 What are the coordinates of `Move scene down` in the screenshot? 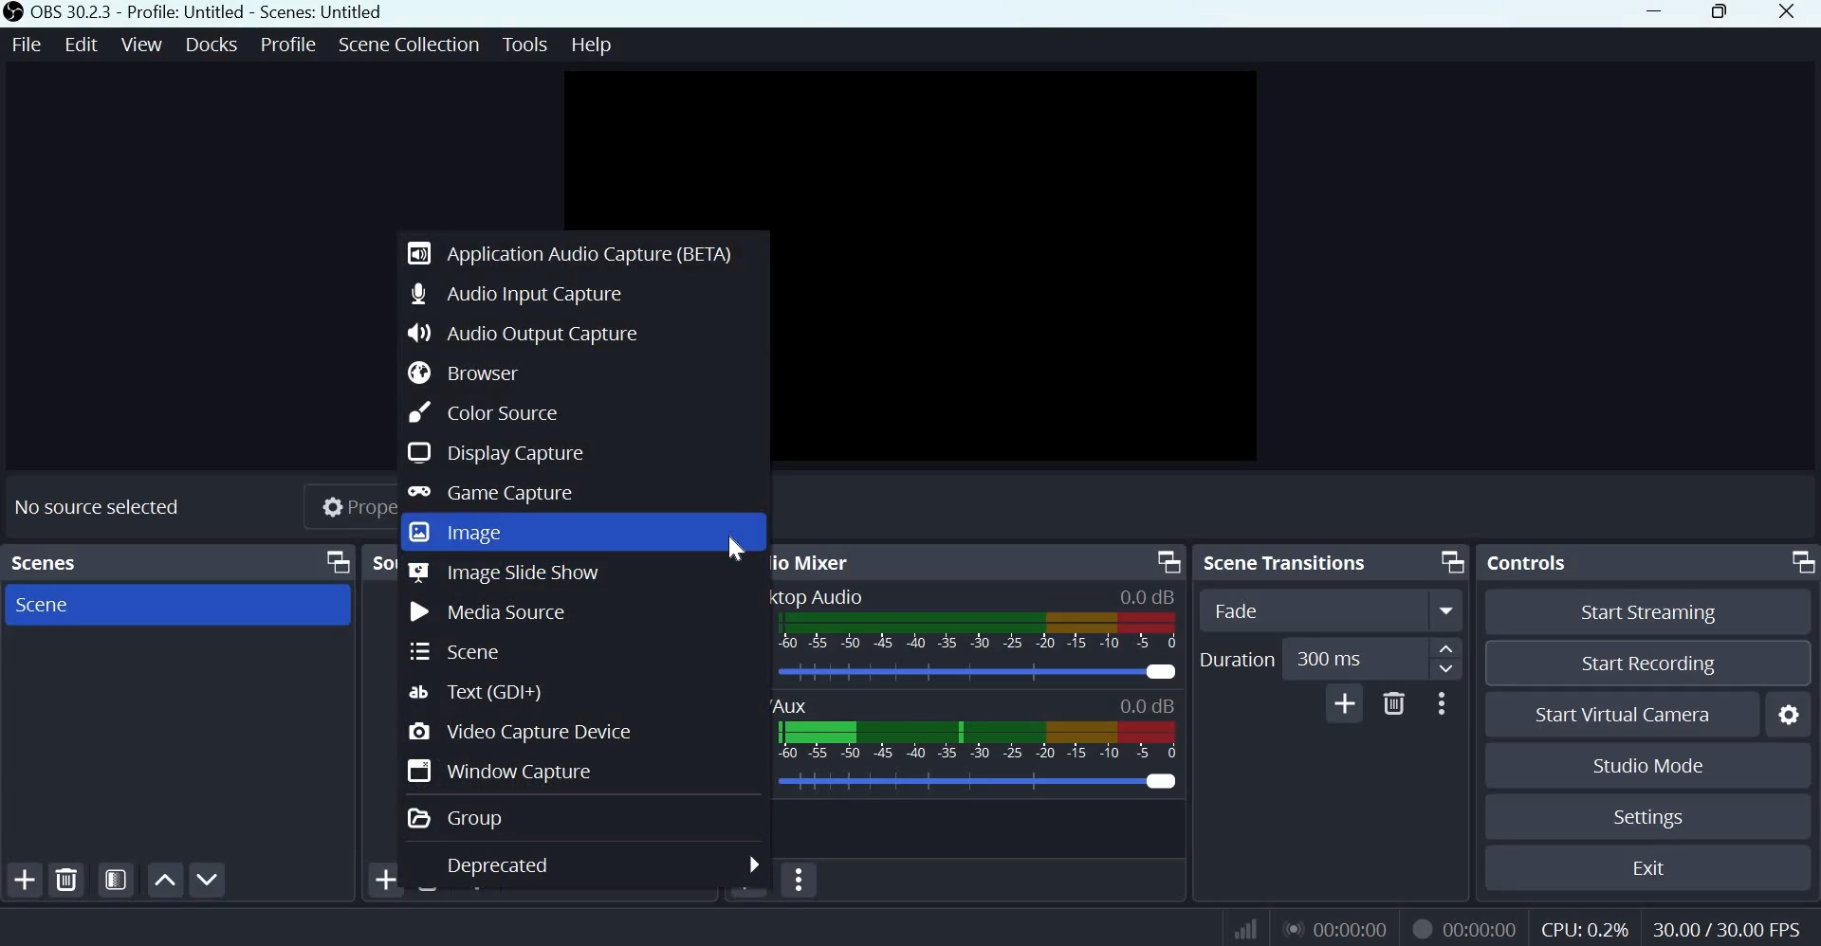 It's located at (208, 880).